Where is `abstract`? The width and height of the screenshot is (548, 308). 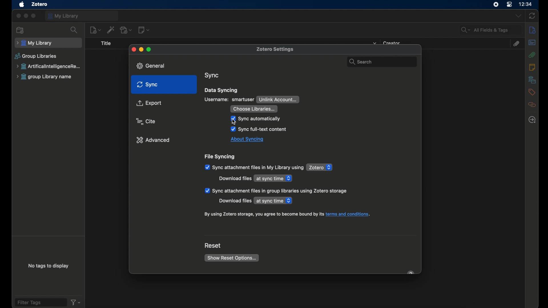 abstract is located at coordinates (532, 42).